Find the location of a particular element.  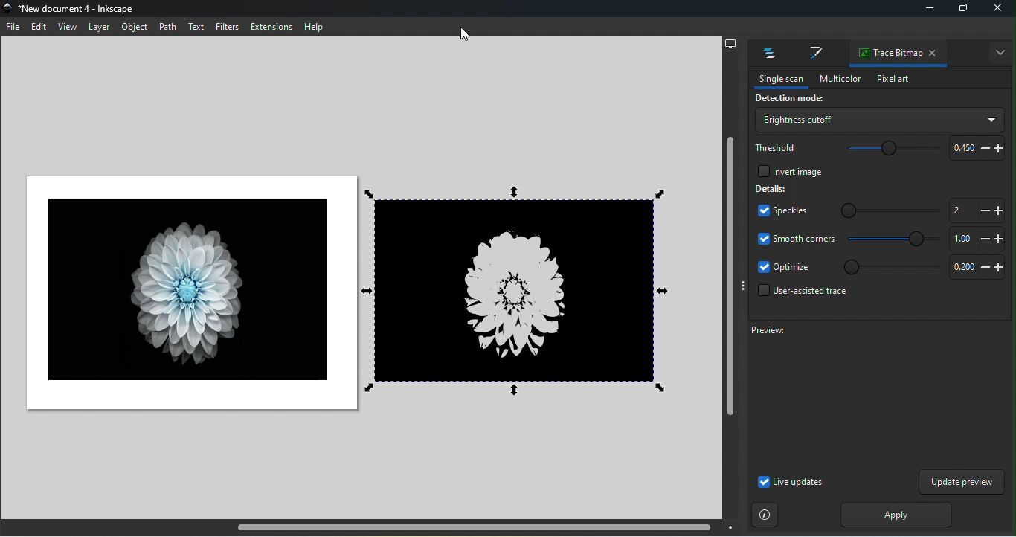

Speckles is located at coordinates (778, 212).